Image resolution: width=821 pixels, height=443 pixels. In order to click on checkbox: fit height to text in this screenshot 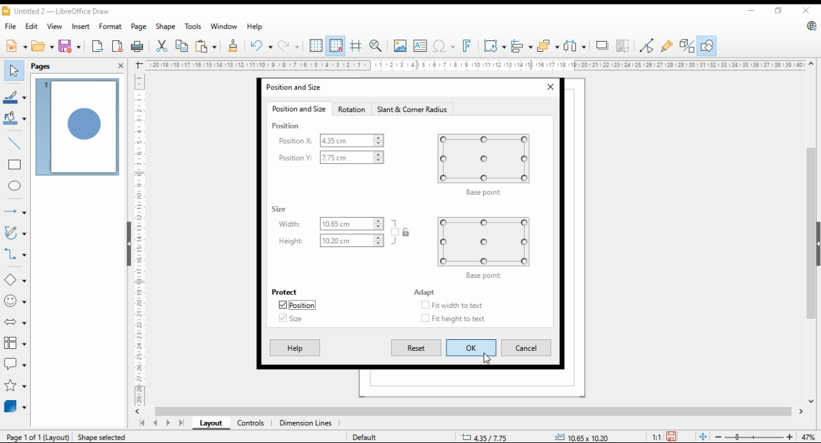, I will do `click(456, 319)`.